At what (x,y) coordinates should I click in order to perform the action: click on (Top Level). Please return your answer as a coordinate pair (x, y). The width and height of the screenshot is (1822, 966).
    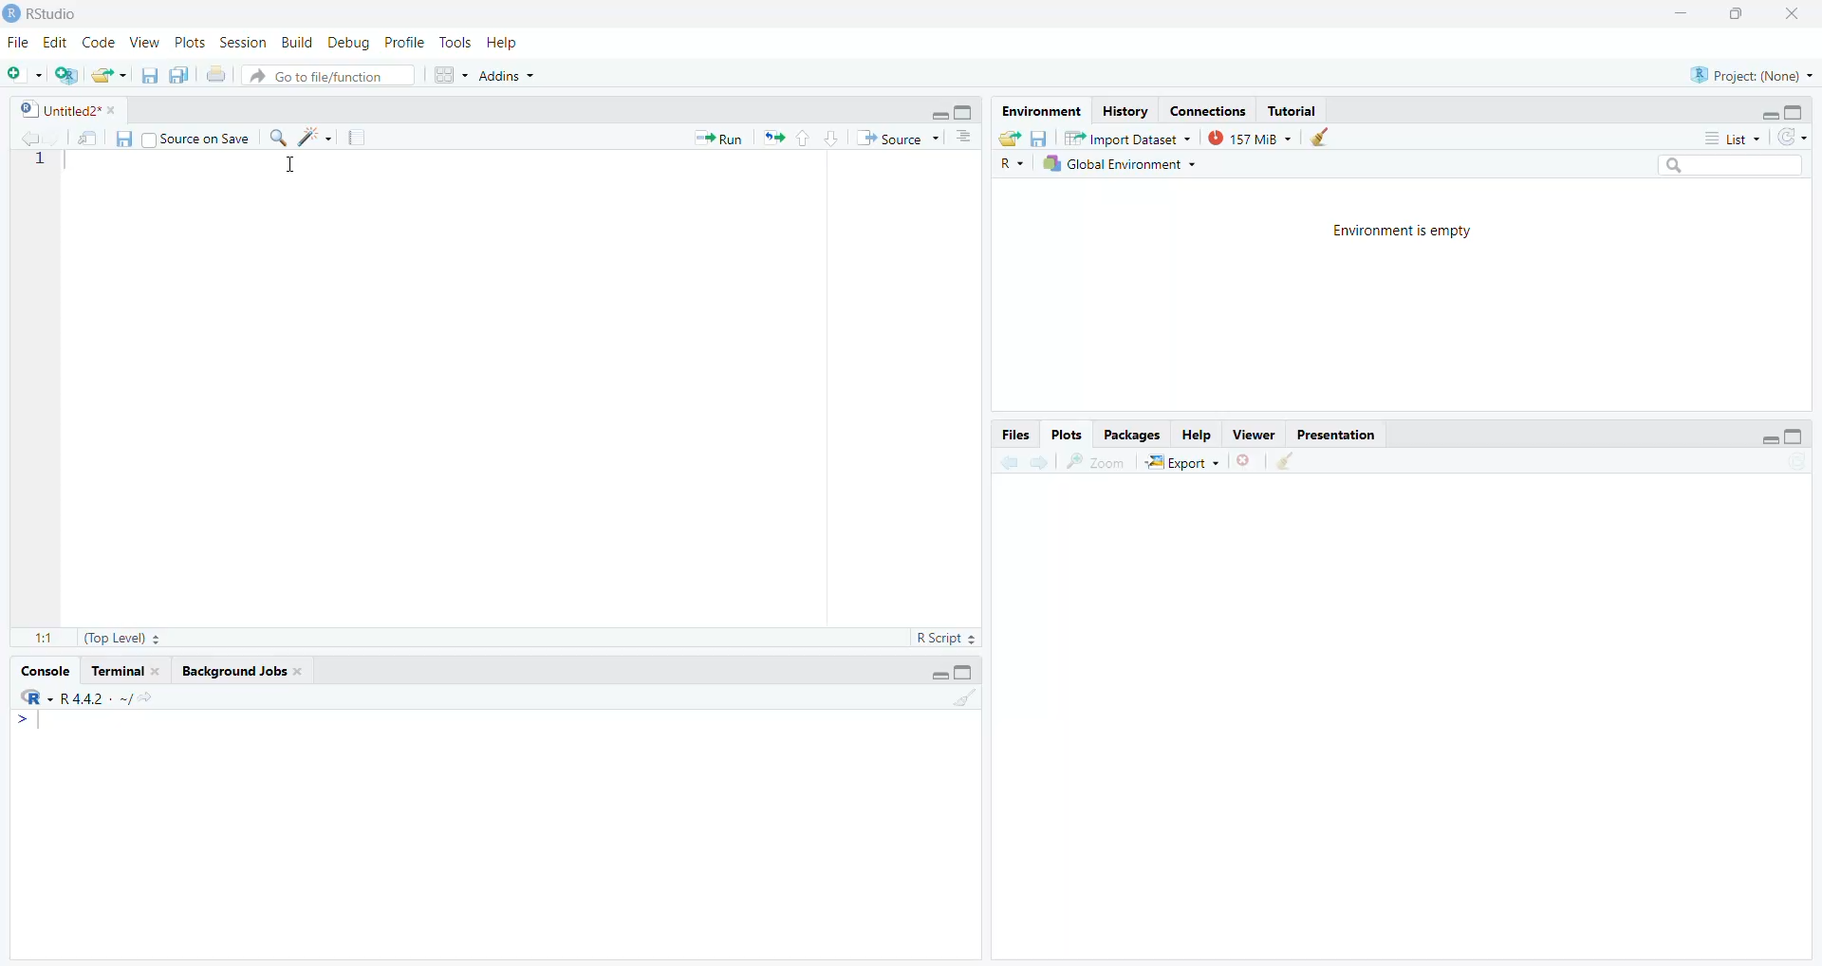
    Looking at the image, I should click on (121, 638).